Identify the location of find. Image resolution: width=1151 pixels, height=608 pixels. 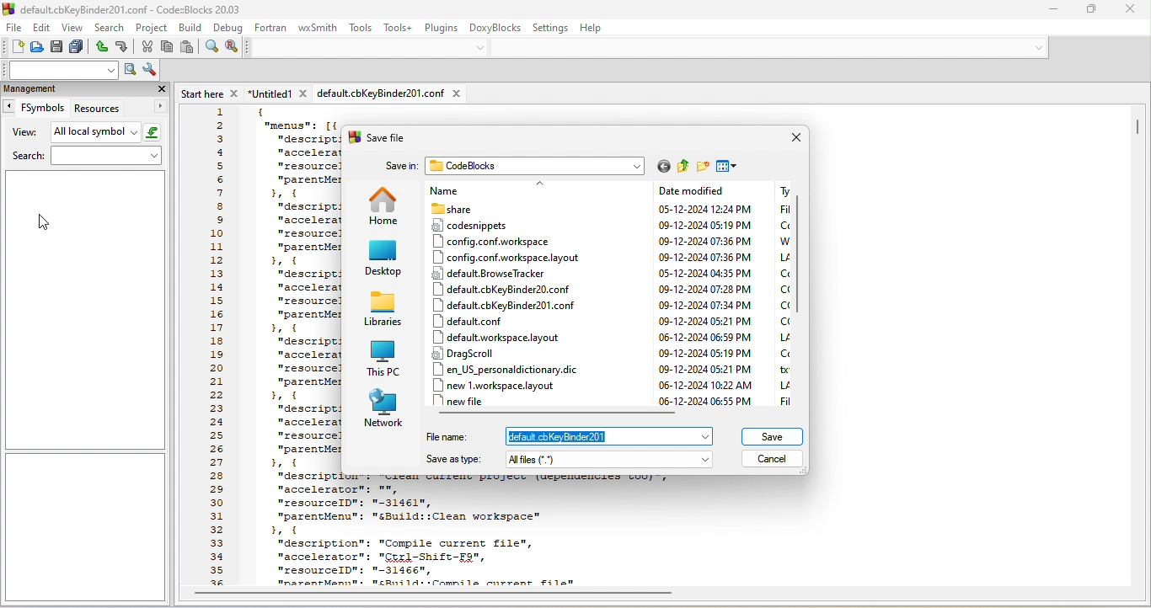
(211, 47).